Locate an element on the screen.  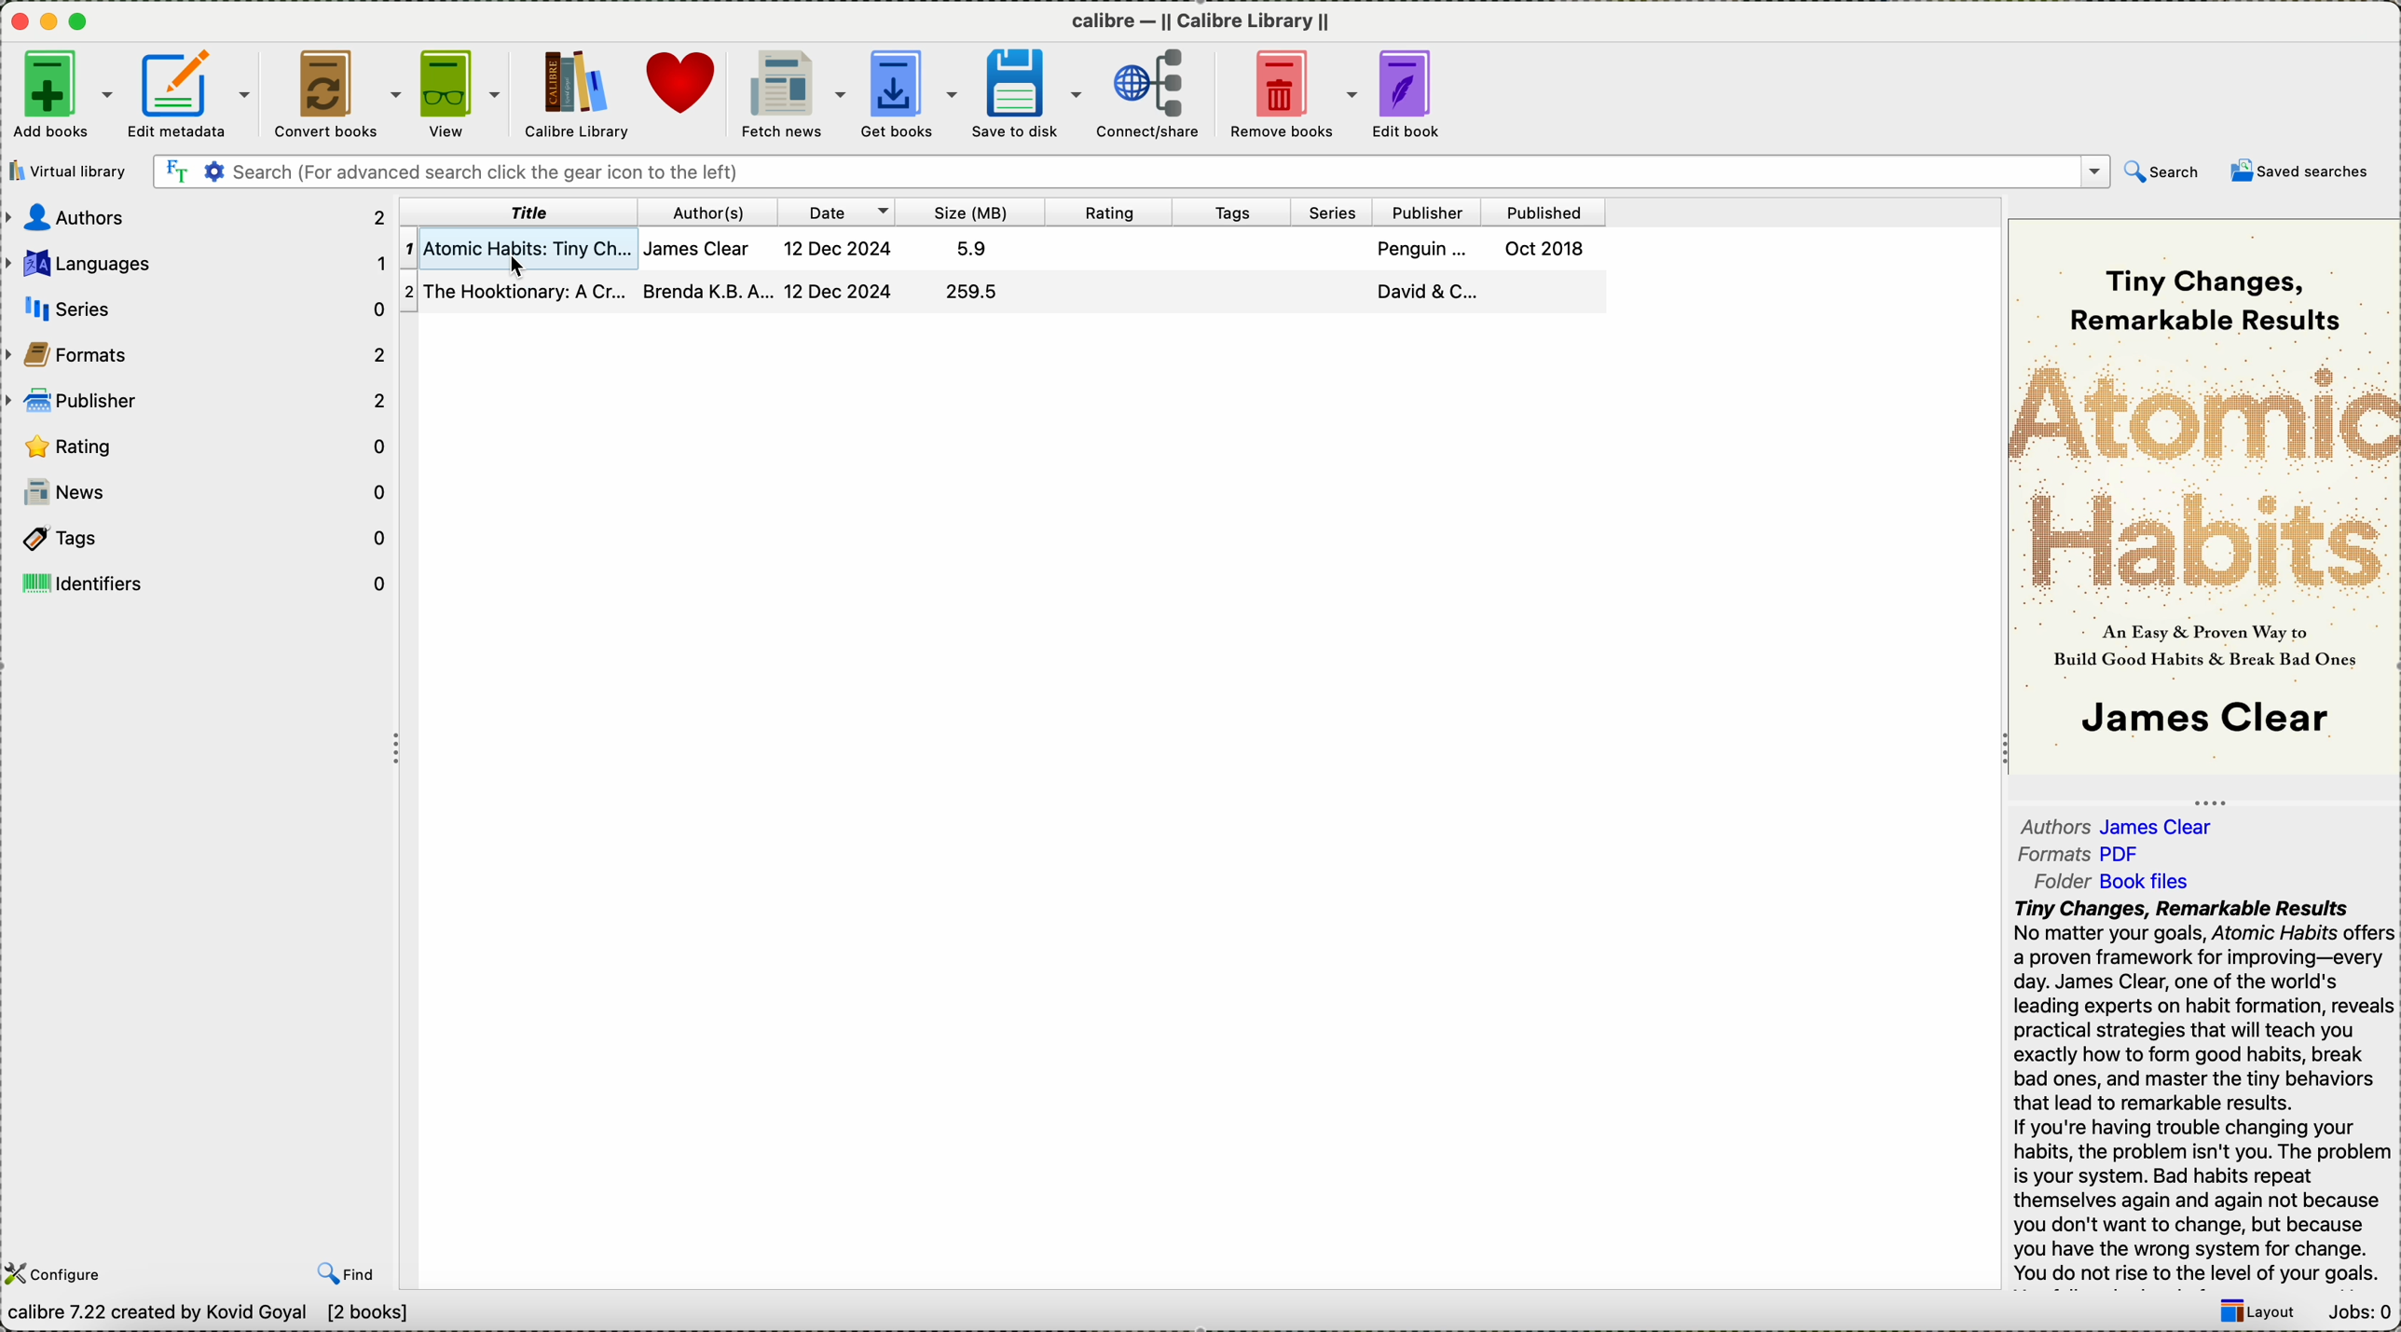
Calibre library is located at coordinates (574, 92).